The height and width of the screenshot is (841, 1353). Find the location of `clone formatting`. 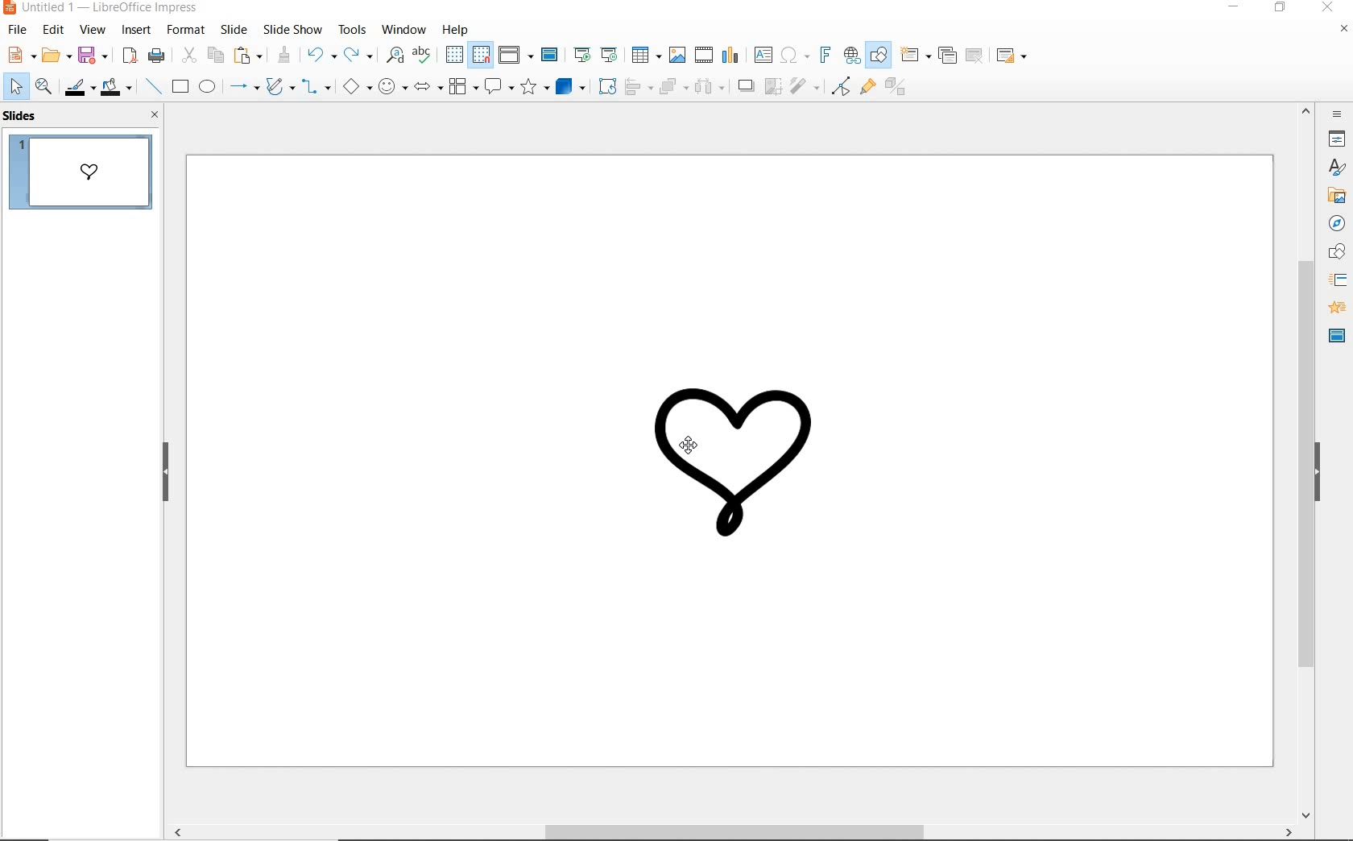

clone formatting is located at coordinates (283, 56).